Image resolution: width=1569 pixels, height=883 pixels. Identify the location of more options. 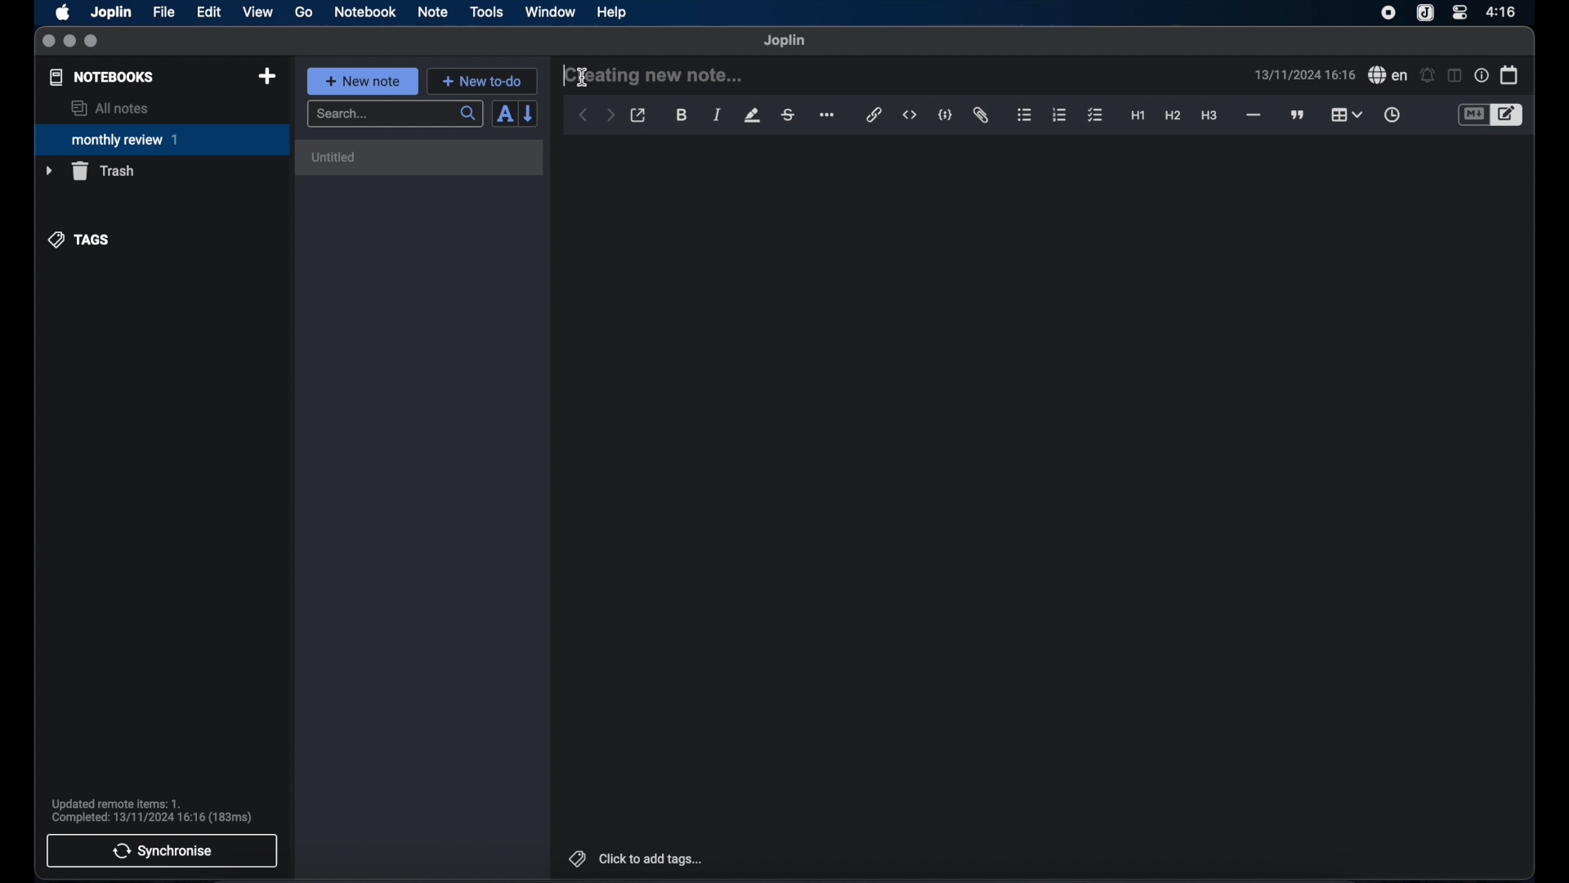
(829, 116).